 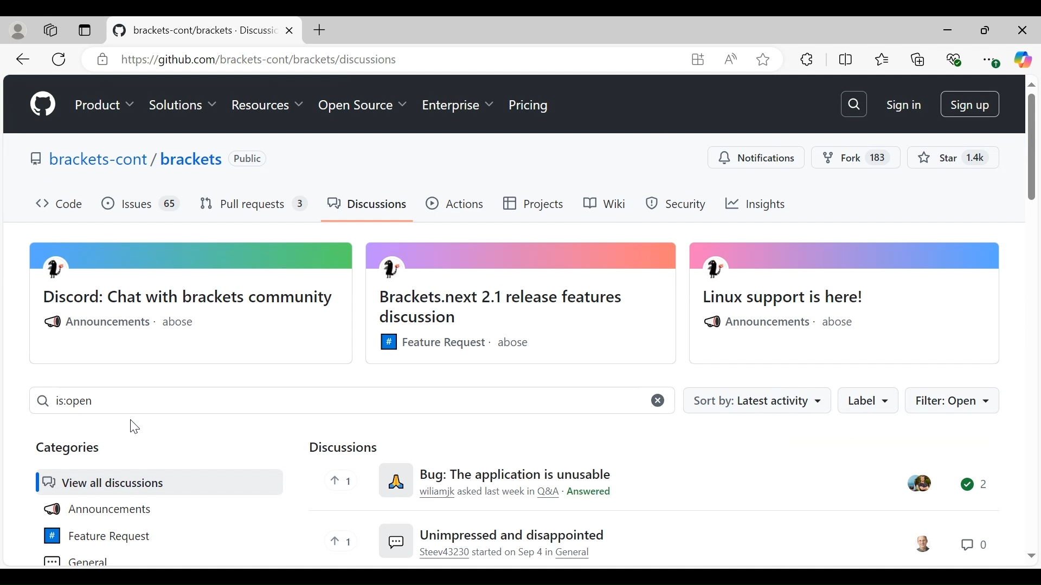 I want to click on View all discussions, so click(x=160, y=483).